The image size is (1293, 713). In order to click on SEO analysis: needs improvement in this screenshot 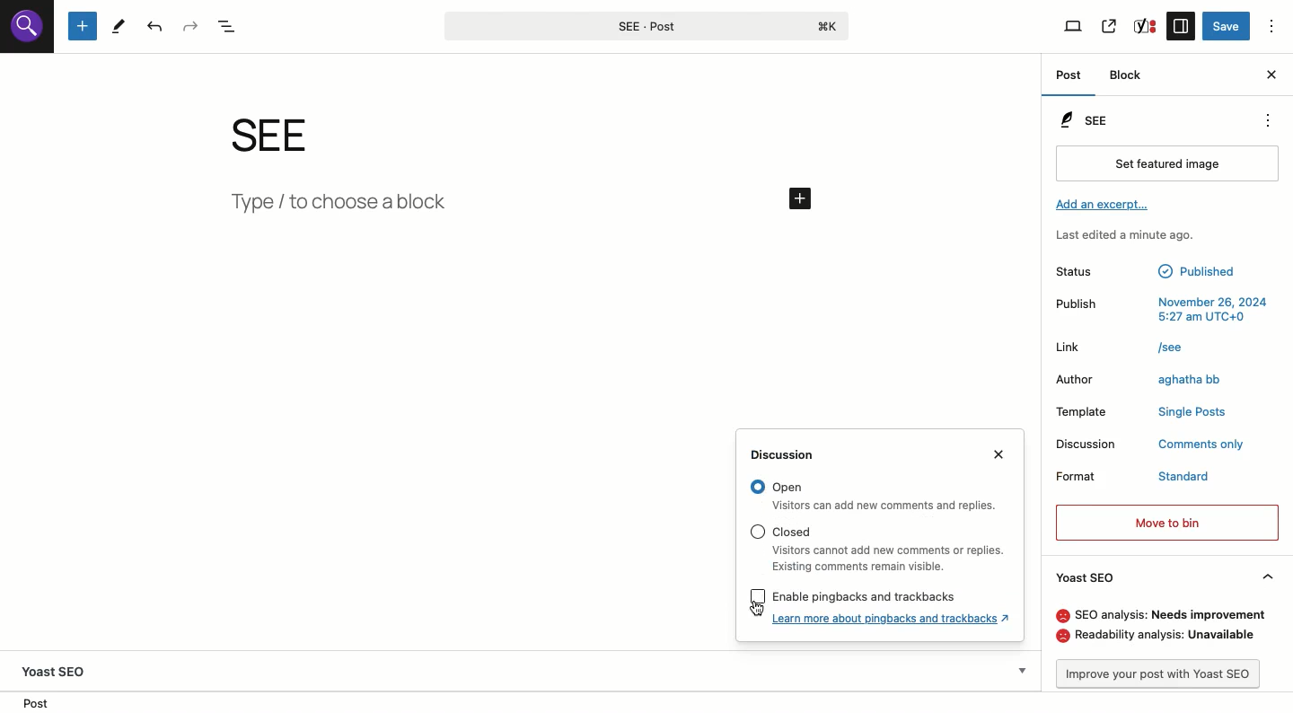, I will do `click(1159, 614)`.